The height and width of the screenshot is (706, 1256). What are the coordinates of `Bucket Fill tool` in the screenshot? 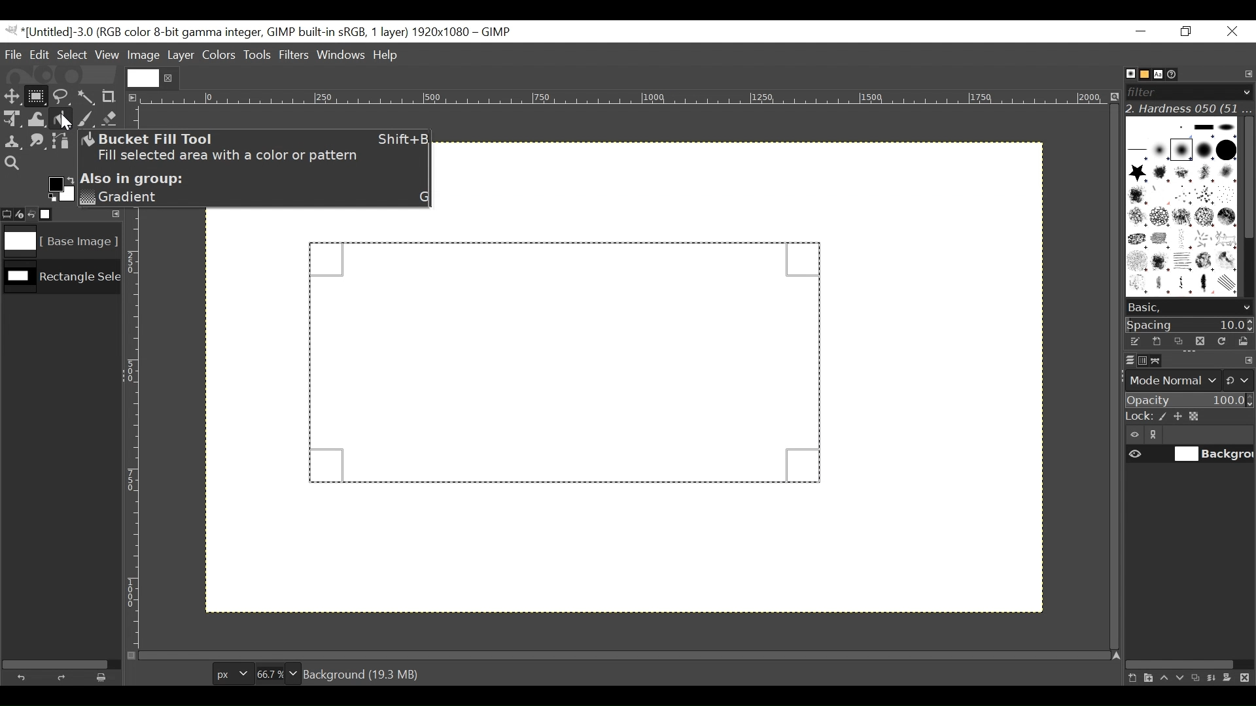 It's located at (67, 122).